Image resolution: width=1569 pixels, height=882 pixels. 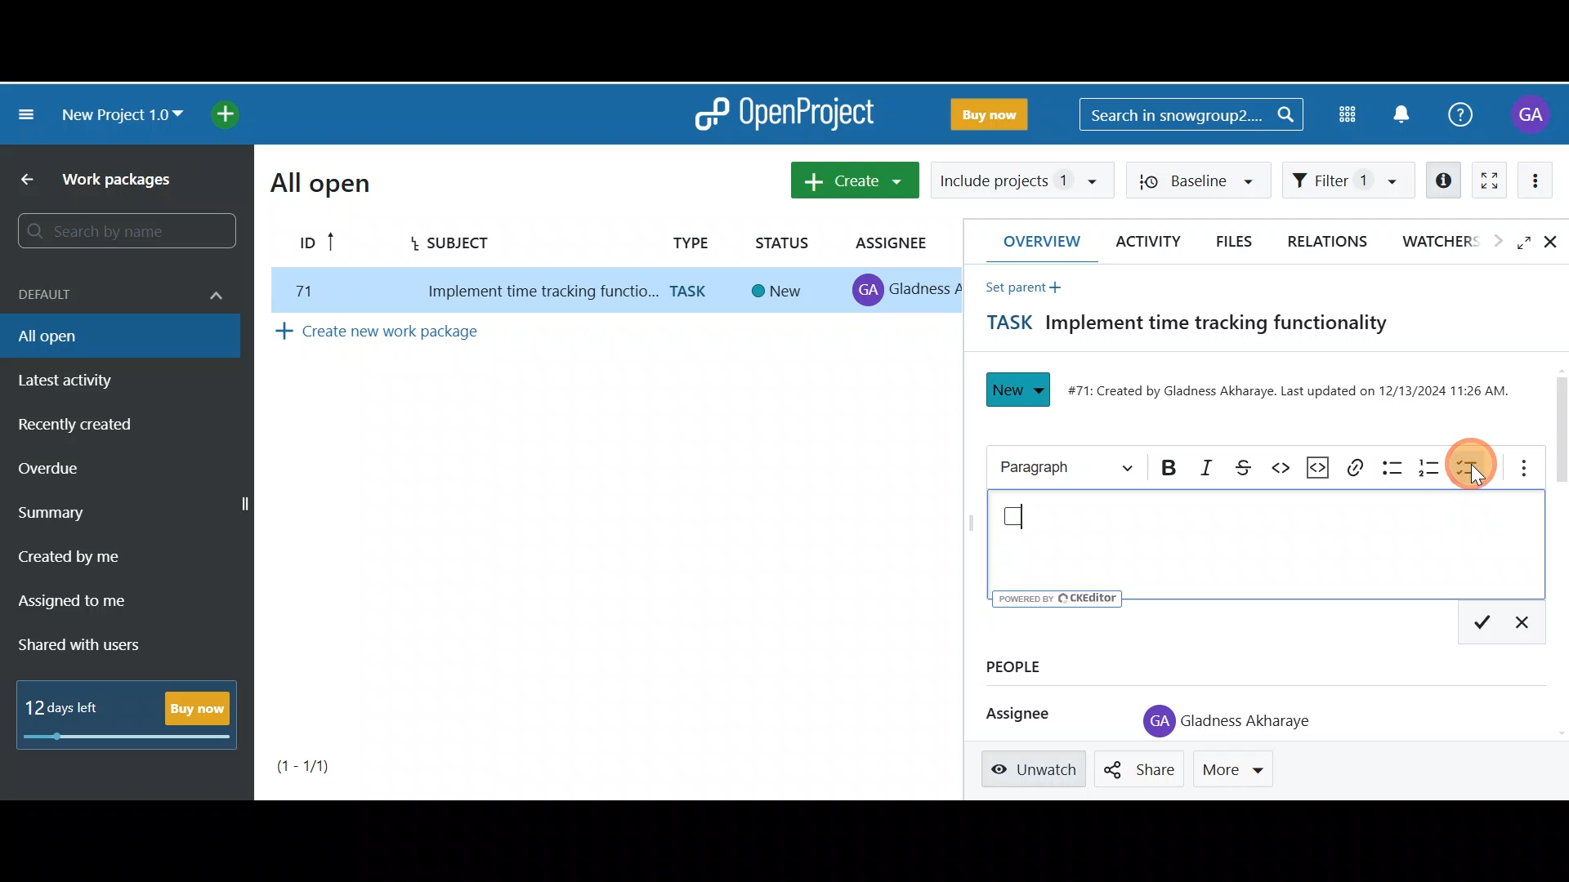 What do you see at coordinates (69, 467) in the screenshot?
I see `Overdue` at bounding box center [69, 467].